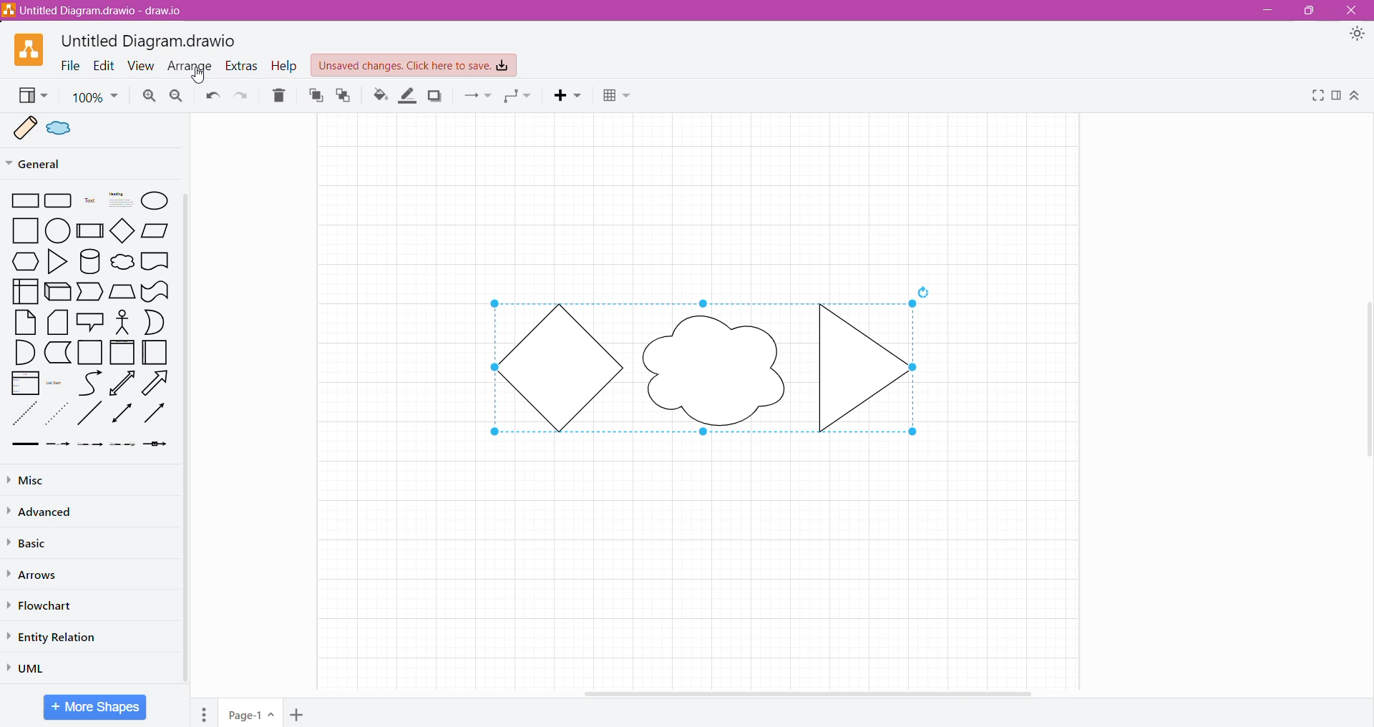 The height and width of the screenshot is (727, 1374). Describe the element at coordinates (409, 96) in the screenshot. I see `Line Color` at that location.